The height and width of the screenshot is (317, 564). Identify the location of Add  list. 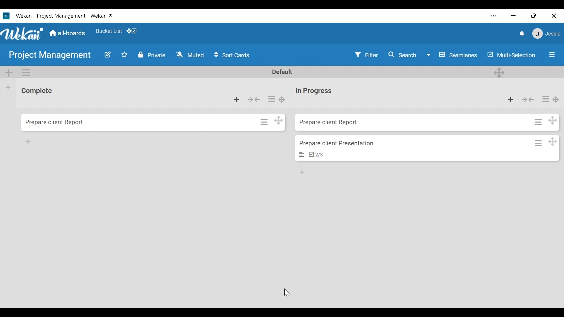
(8, 87).